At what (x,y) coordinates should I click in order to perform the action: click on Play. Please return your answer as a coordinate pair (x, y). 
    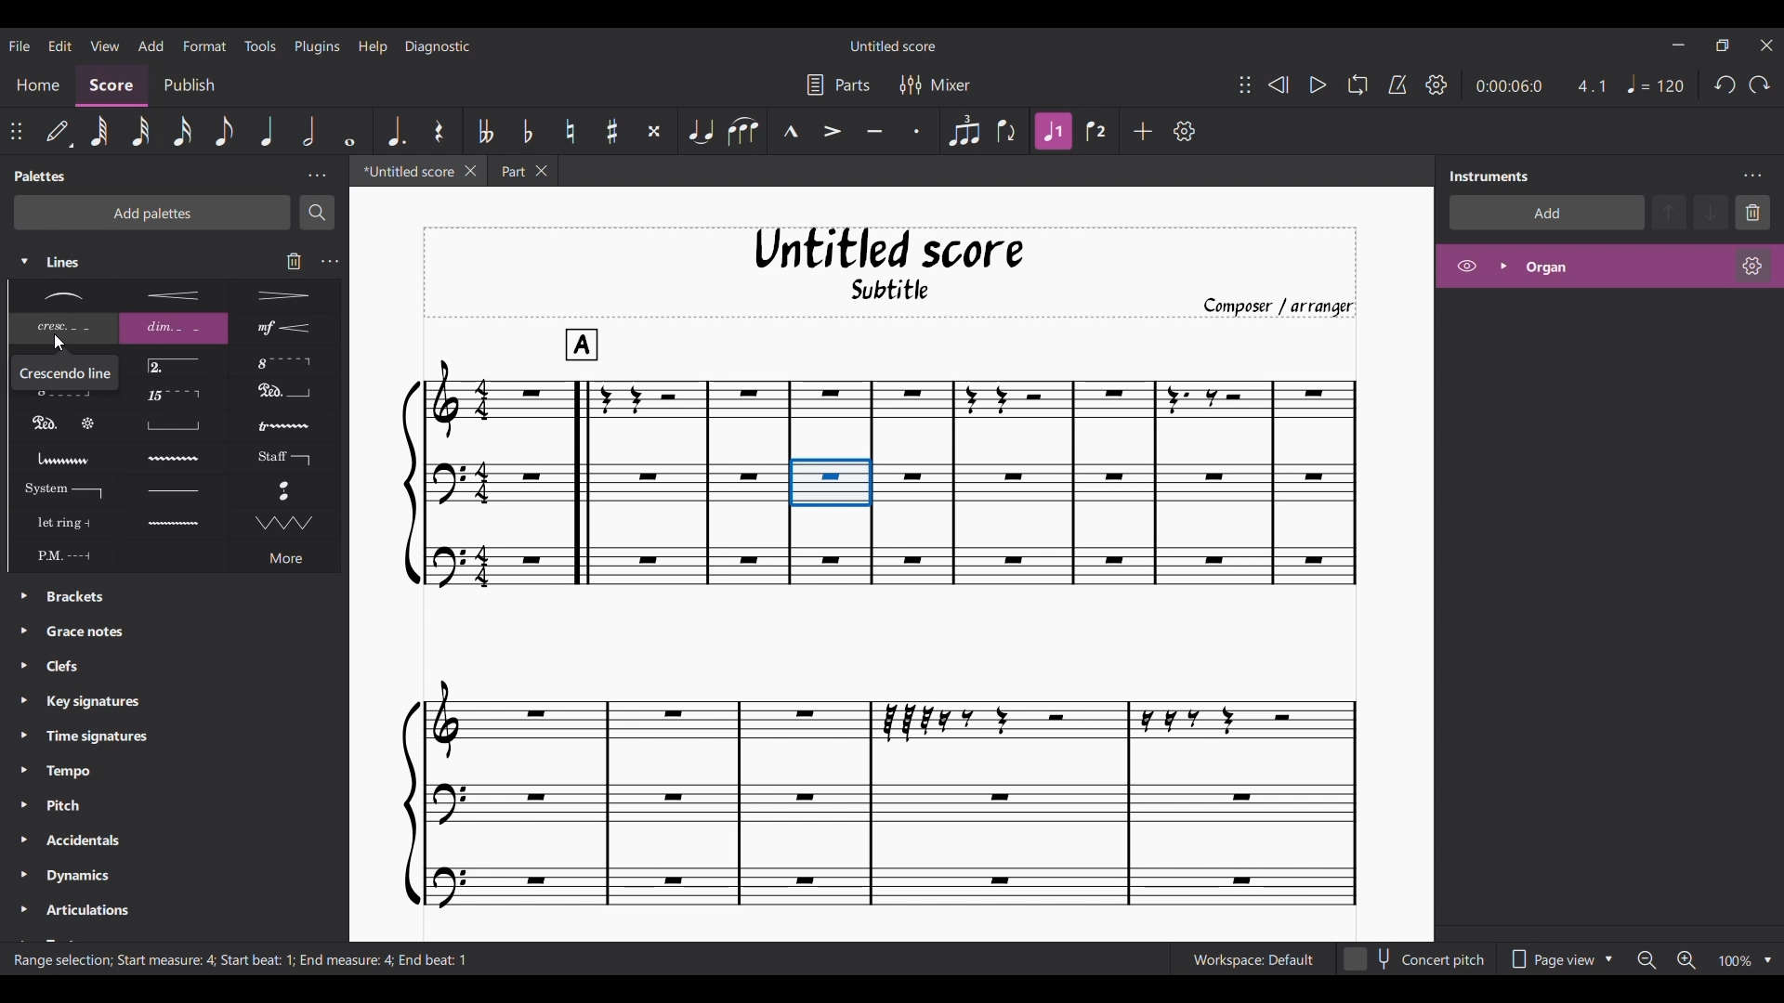
    Looking at the image, I should click on (1318, 85).